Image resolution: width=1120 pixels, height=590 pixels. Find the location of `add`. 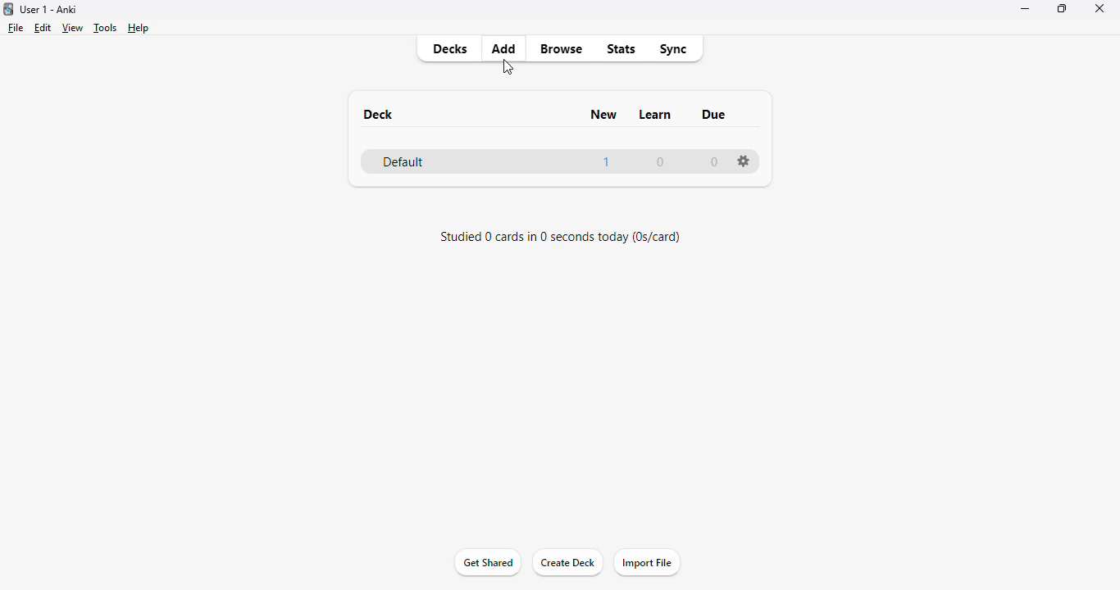

add is located at coordinates (505, 48).